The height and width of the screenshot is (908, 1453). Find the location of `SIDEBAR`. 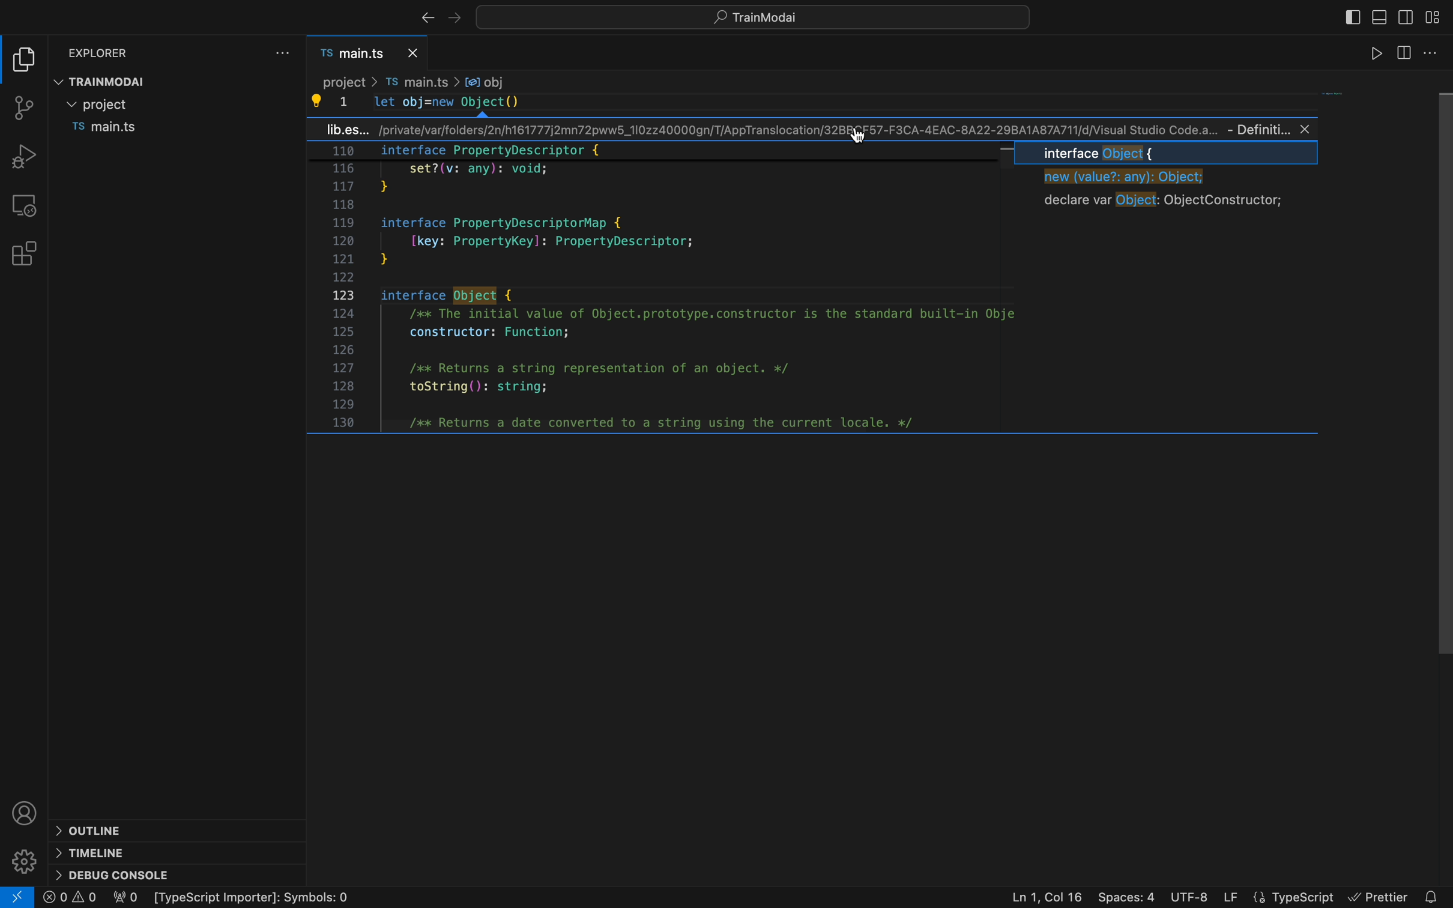

SIDEBAR is located at coordinates (1346, 19).